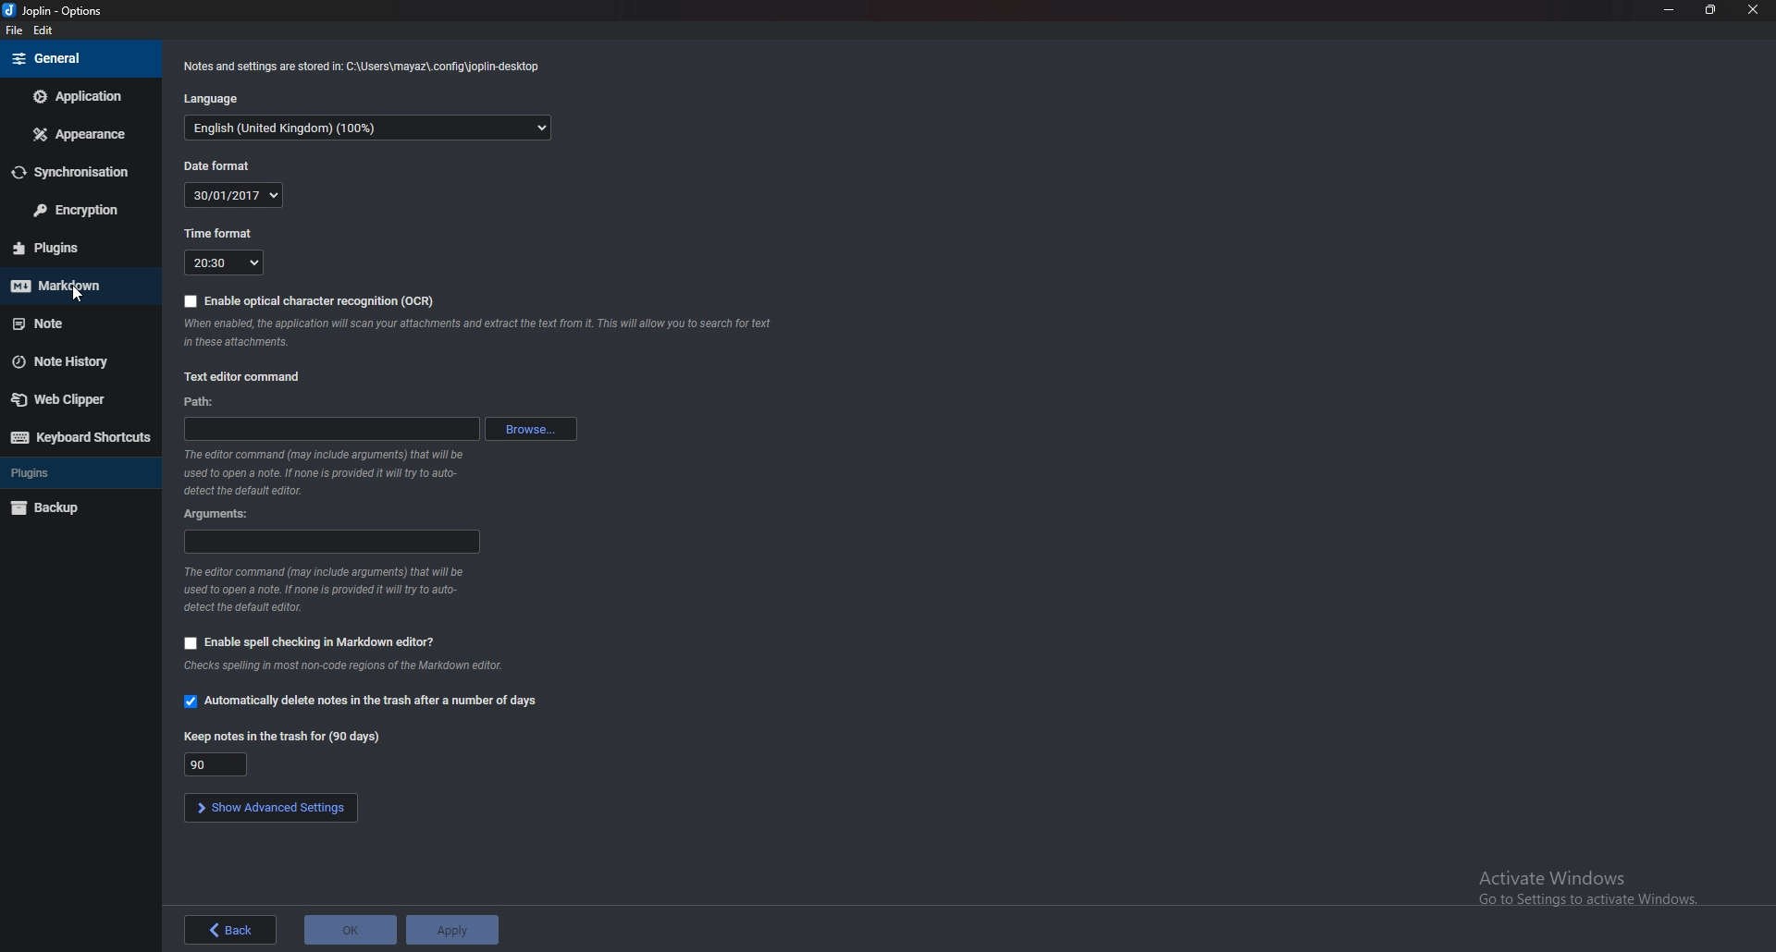 The image size is (1776, 952). What do you see at coordinates (222, 233) in the screenshot?
I see `time format` at bounding box center [222, 233].